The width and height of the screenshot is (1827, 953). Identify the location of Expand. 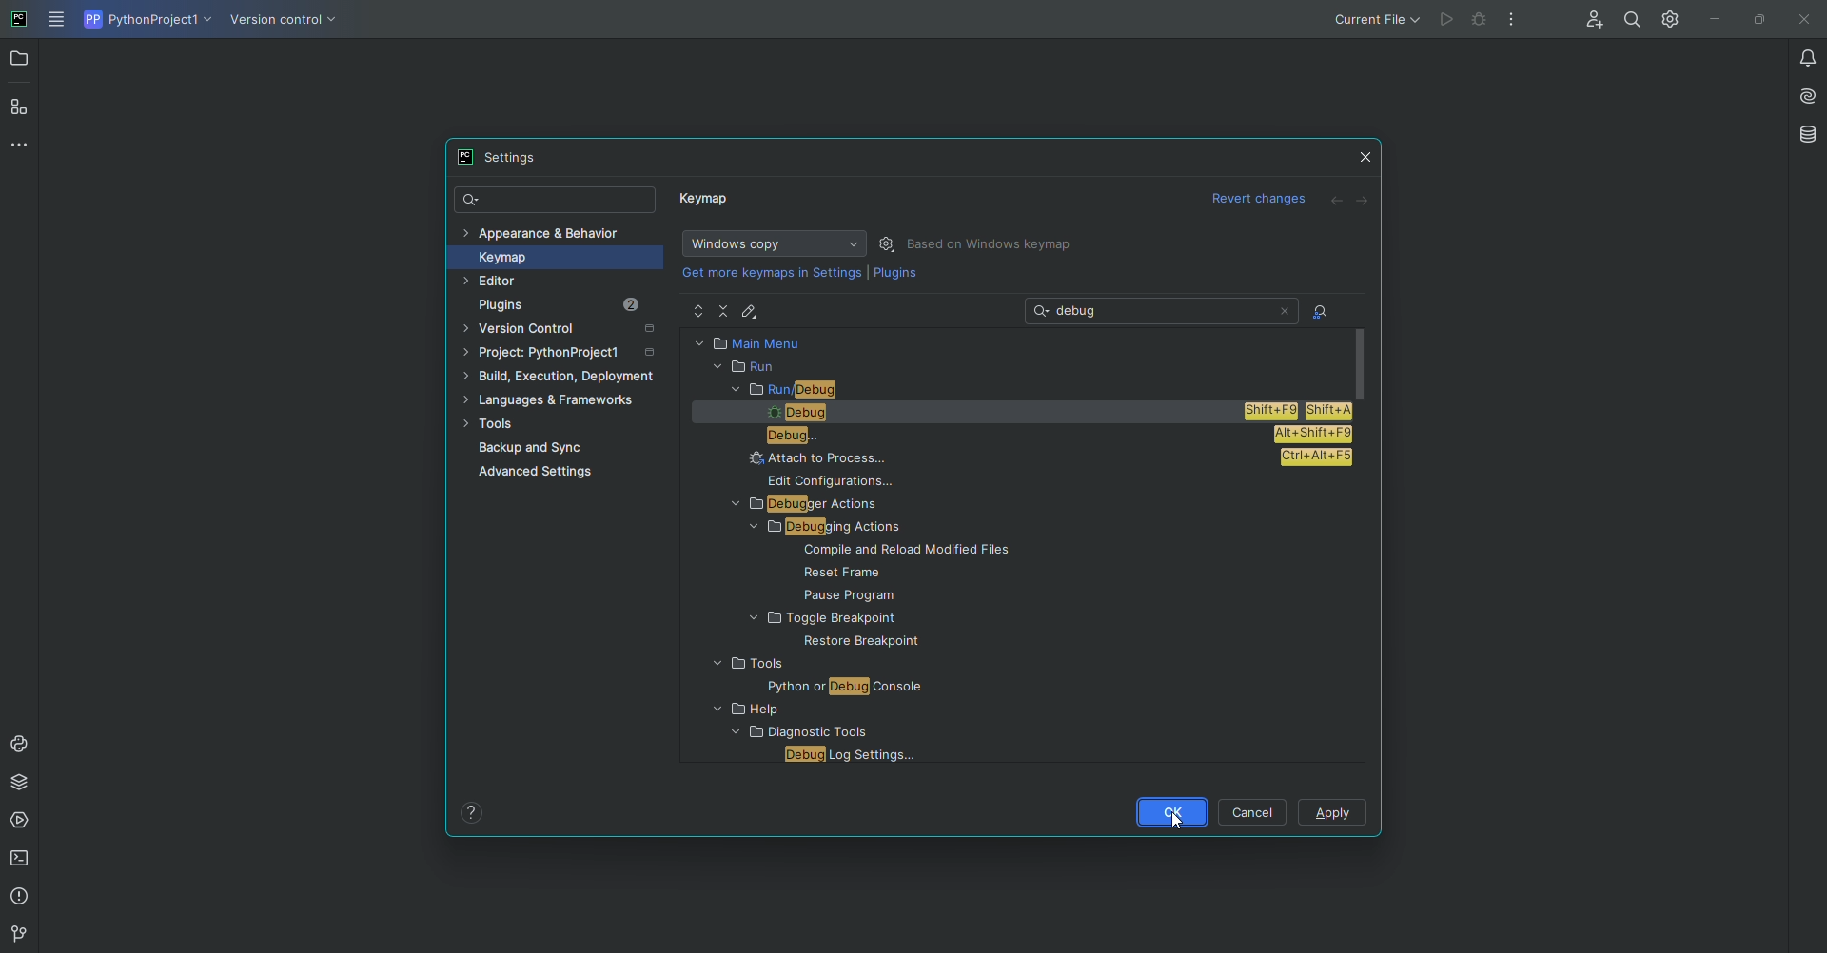
(698, 312).